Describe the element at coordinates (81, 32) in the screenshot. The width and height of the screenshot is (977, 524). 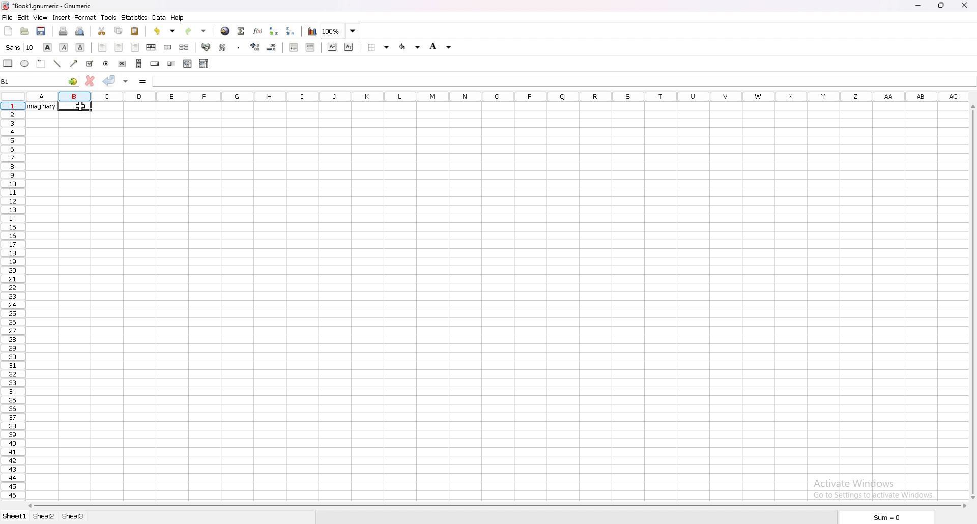
I see `print preview` at that location.